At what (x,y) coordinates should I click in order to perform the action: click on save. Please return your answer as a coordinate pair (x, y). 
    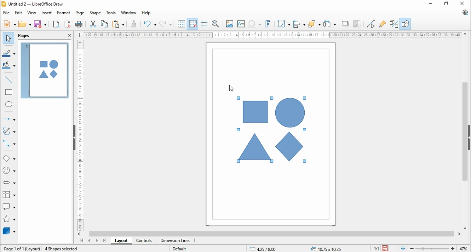
    Looking at the image, I should click on (385, 248).